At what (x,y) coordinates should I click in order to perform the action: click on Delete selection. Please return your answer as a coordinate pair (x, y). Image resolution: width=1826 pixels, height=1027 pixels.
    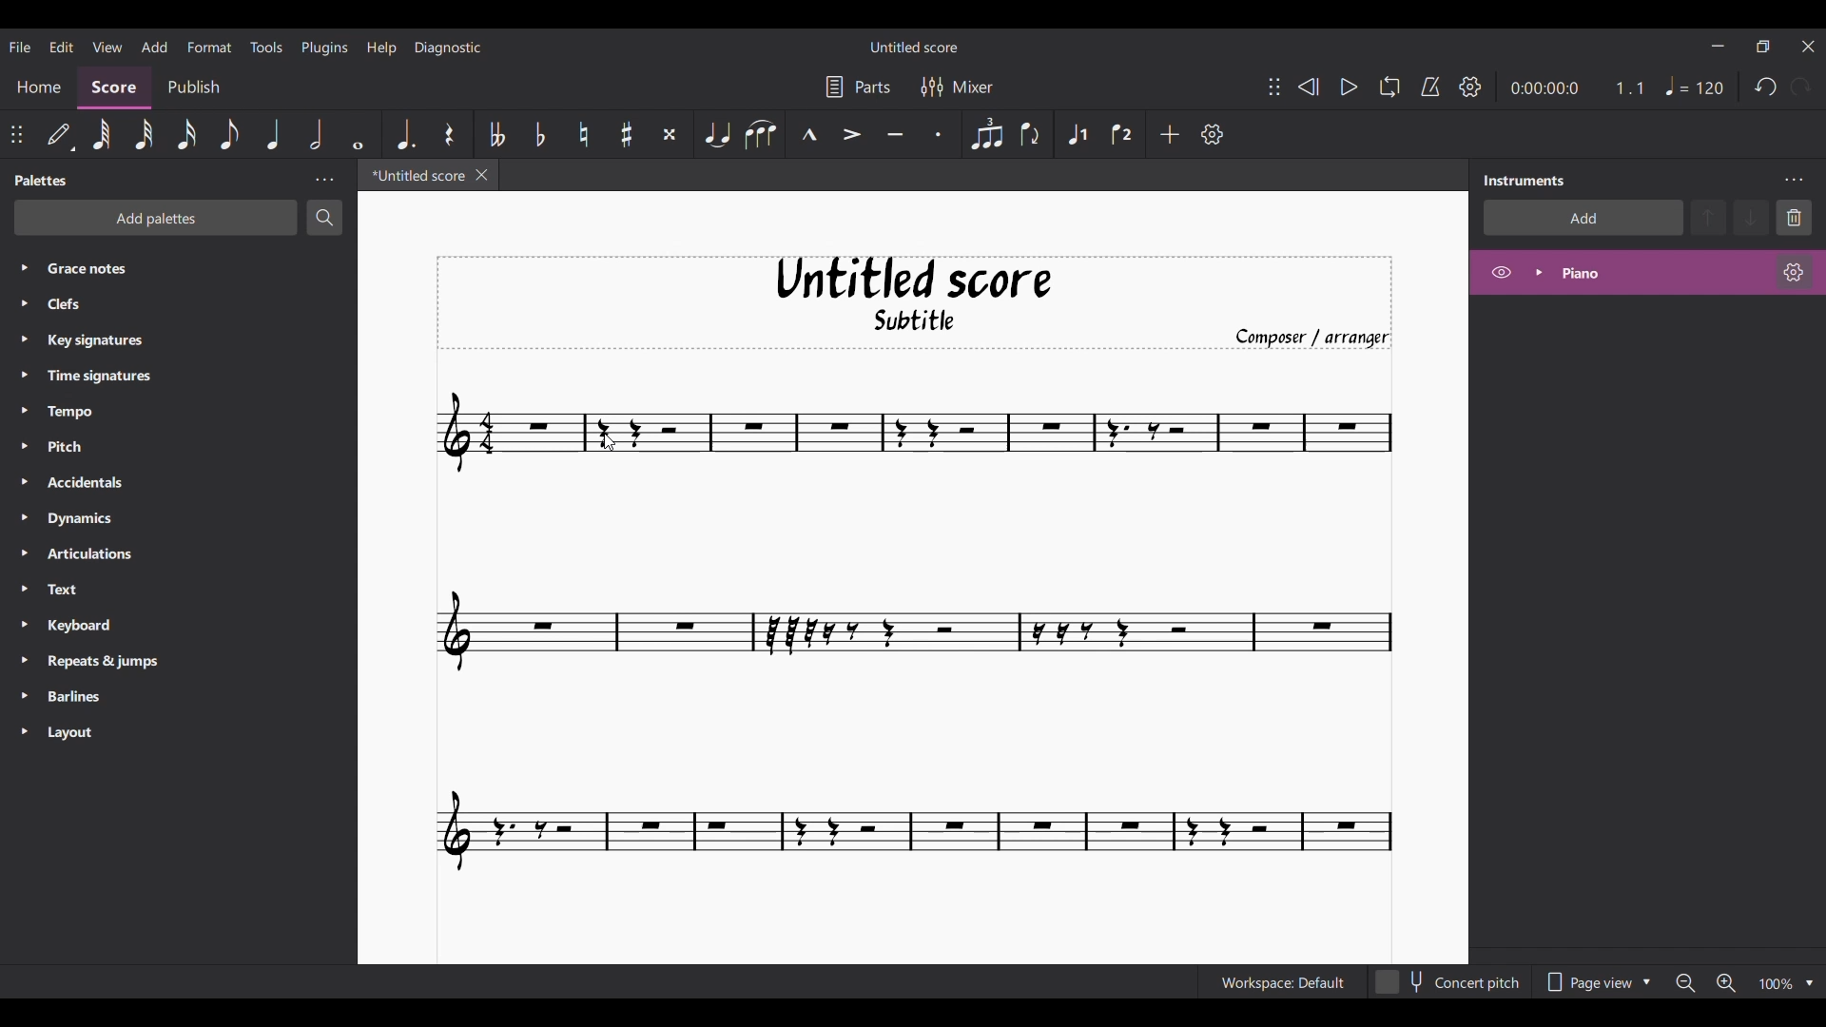
    Looking at the image, I should click on (1794, 217).